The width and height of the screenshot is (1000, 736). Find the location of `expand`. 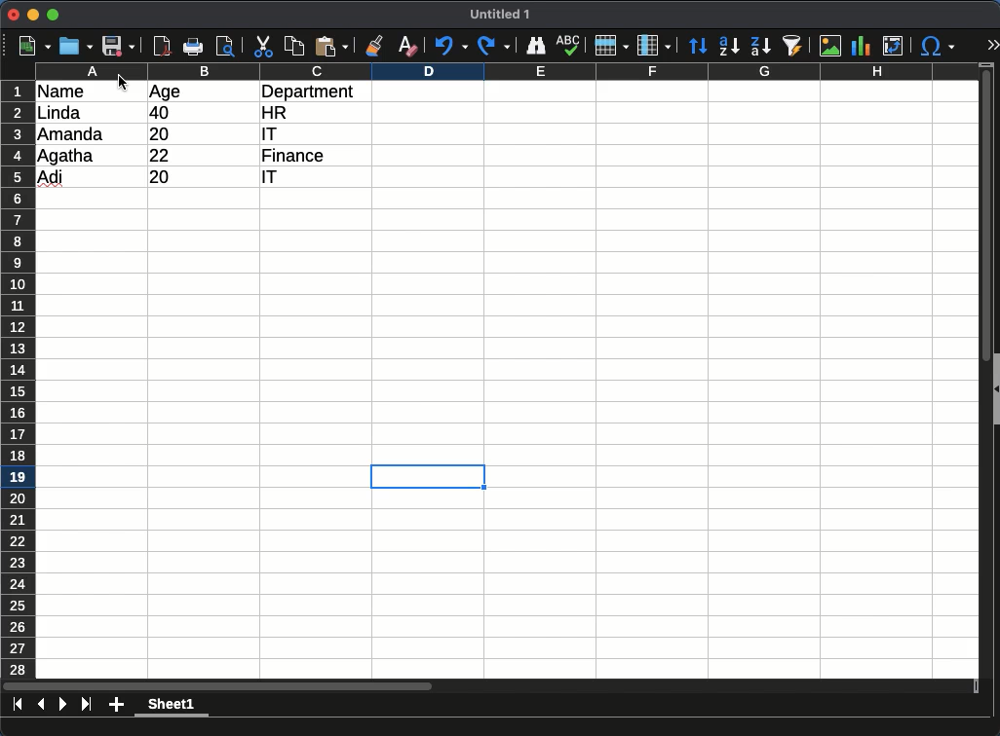

expand is located at coordinates (992, 47).